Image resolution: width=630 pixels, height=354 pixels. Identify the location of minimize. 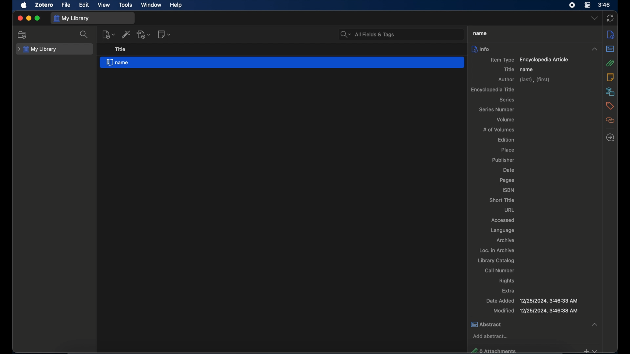
(28, 18).